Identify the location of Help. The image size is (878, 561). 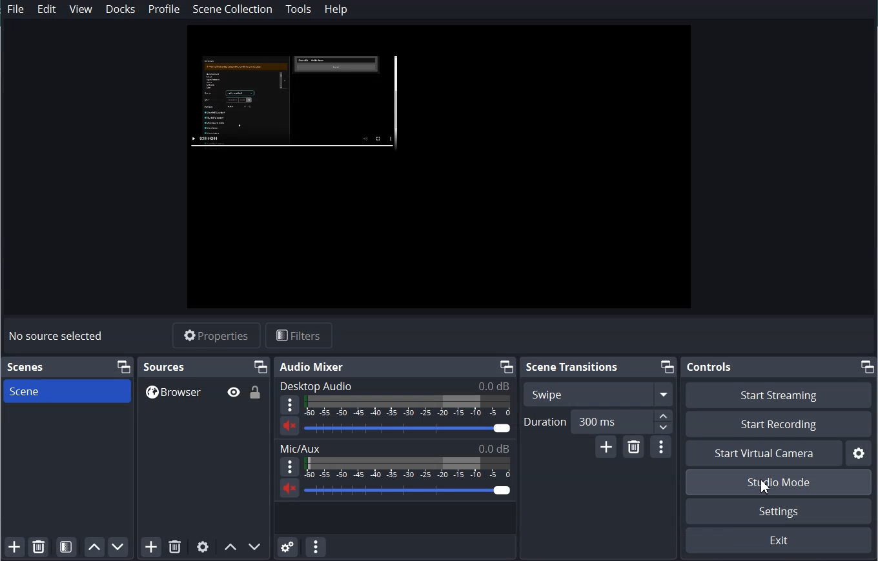
(336, 9).